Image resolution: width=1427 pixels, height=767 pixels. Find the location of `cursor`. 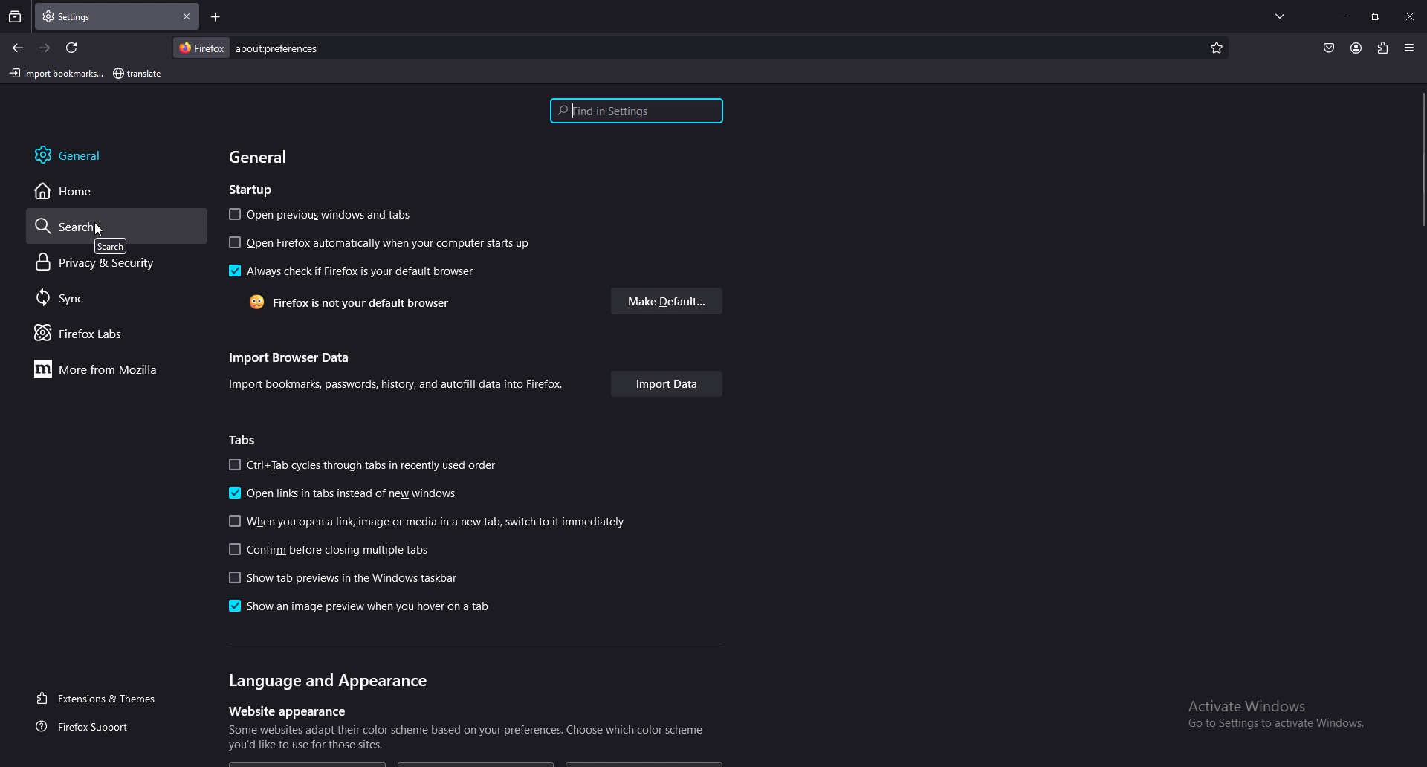

cursor is located at coordinates (101, 228).